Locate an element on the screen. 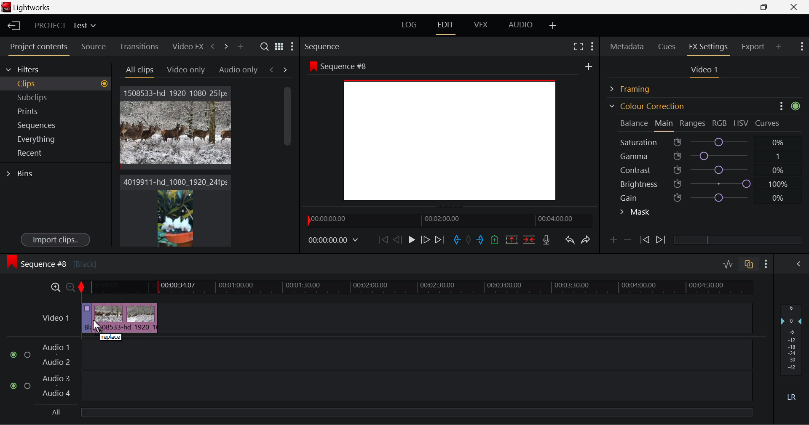 The width and height of the screenshot is (809, 425). Next Panel is located at coordinates (225, 46).